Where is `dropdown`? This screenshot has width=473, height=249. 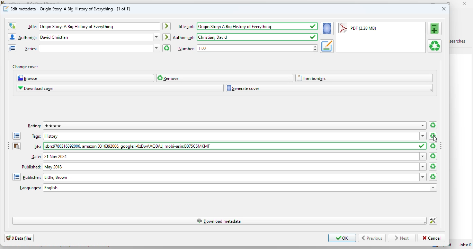 dropdown is located at coordinates (422, 156).